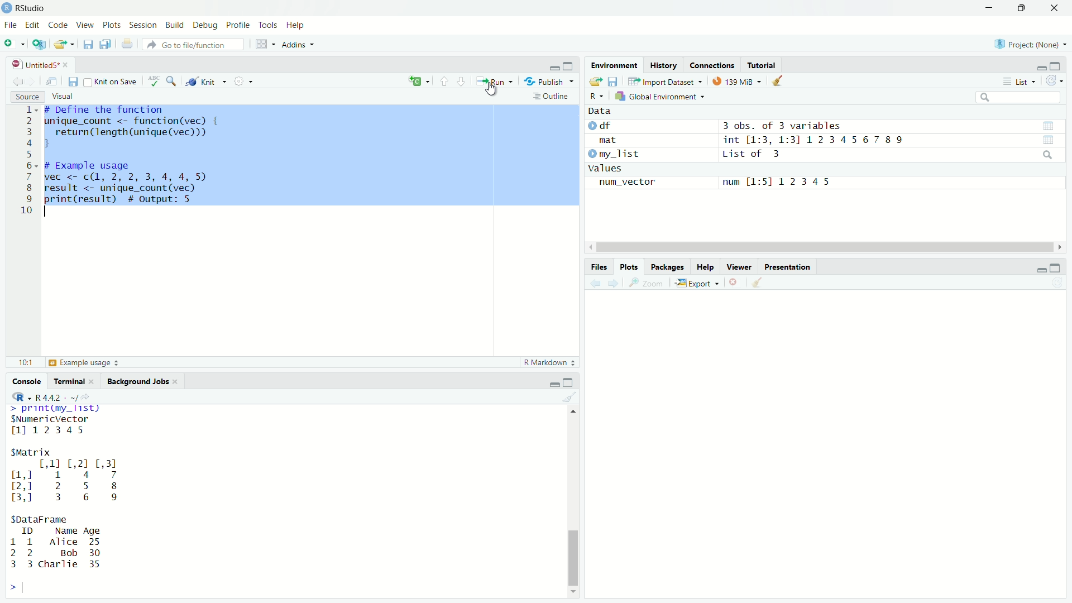  What do you see at coordinates (68, 490) in the screenshot?
I see `>. TRE Fay
SNumericVector
1112345
SMatrix
[,11 [,2] [,3]

ml 1 4 7
2,] 2 5 8
3,0 3 6 9
SDataFrame

ID Name Age
1 1 Alice 25
2 2 Bob 30
3 3 charlie 35` at bounding box center [68, 490].